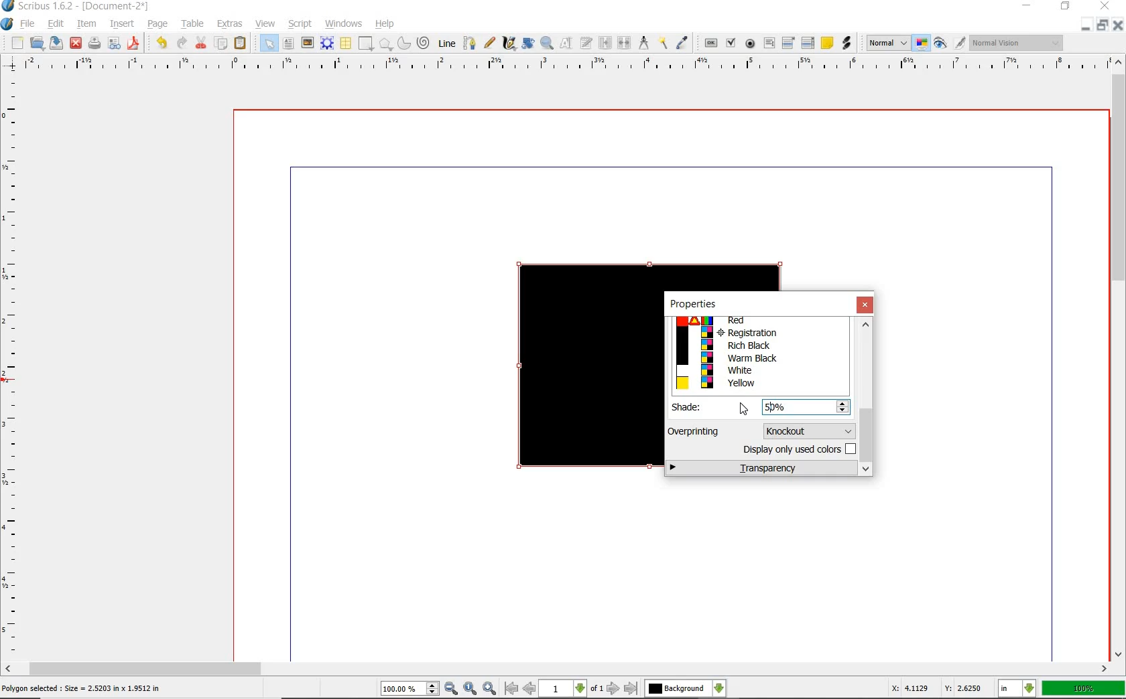  I want to click on go to next page, so click(613, 689).